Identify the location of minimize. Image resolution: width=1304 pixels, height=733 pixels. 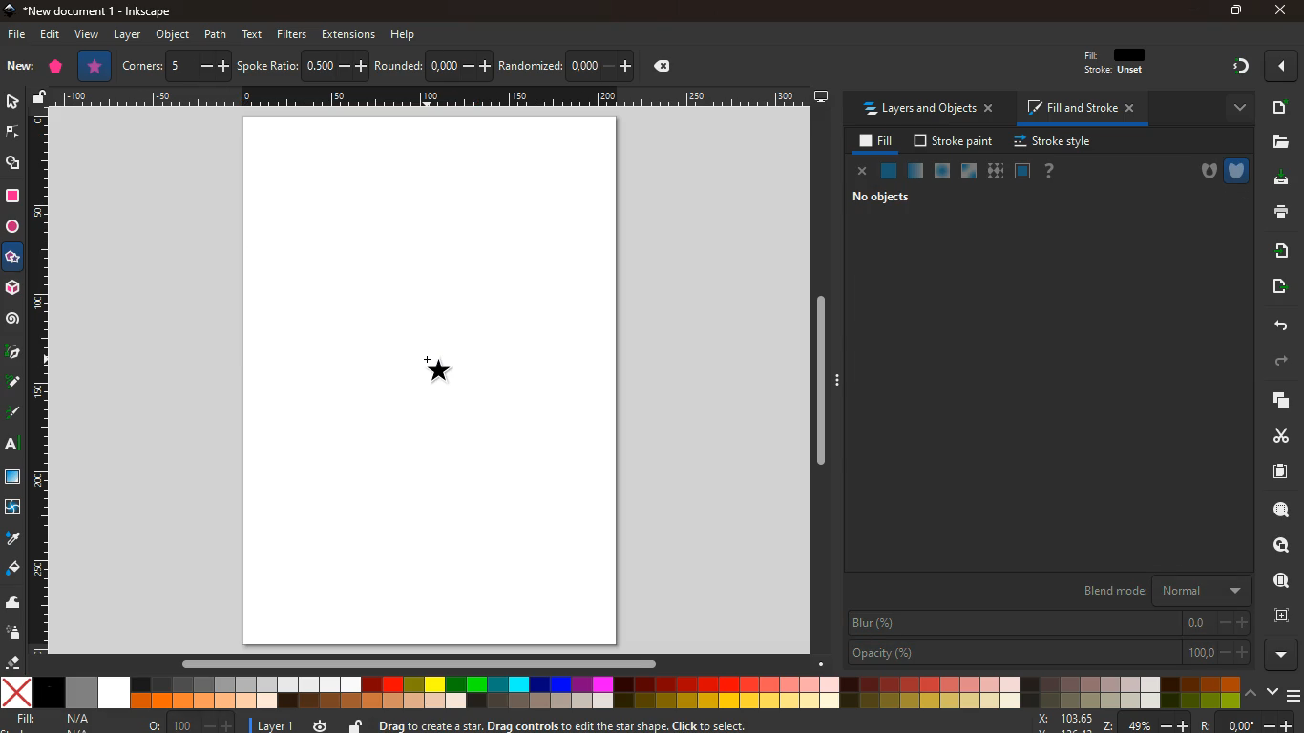
(1194, 11).